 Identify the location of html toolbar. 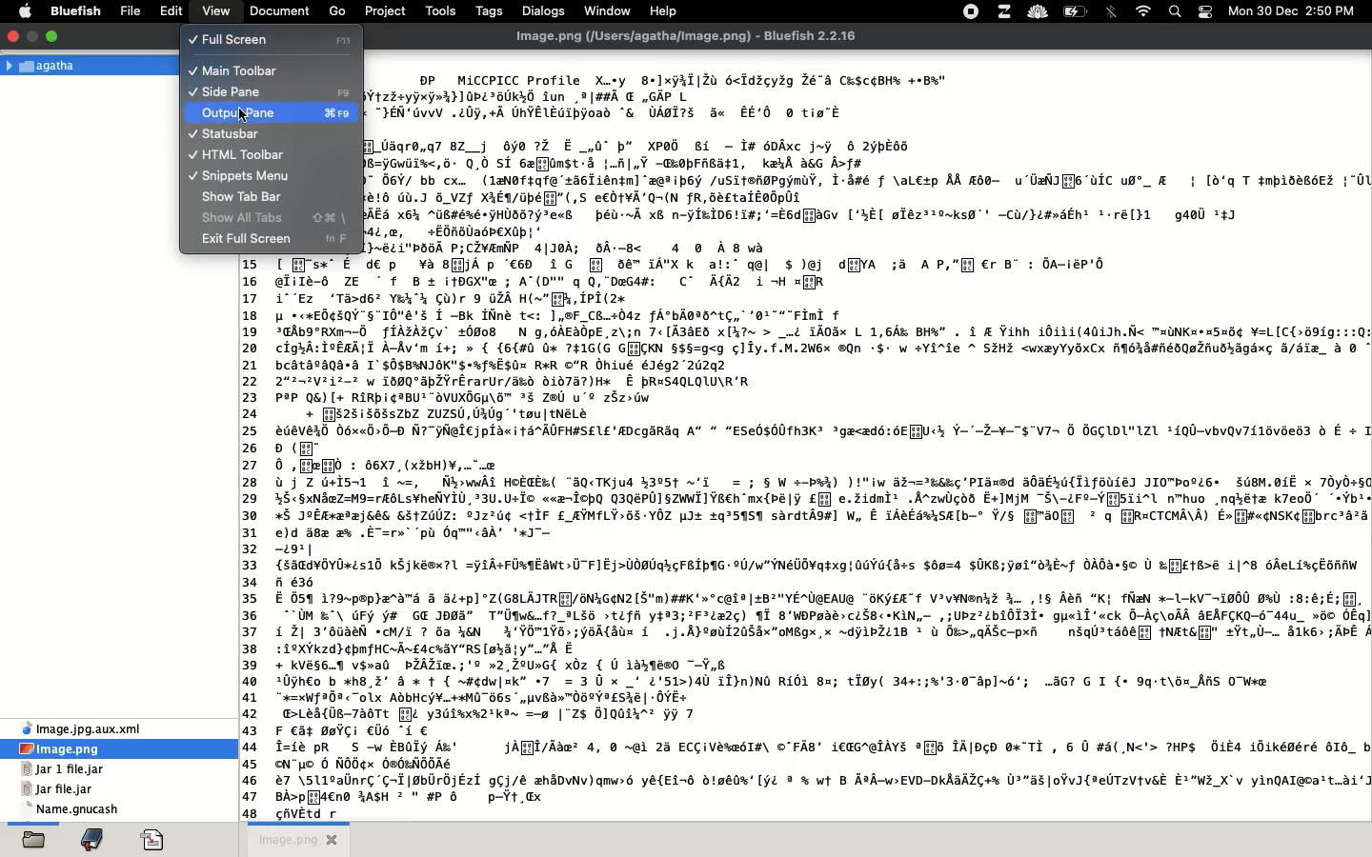
(252, 154).